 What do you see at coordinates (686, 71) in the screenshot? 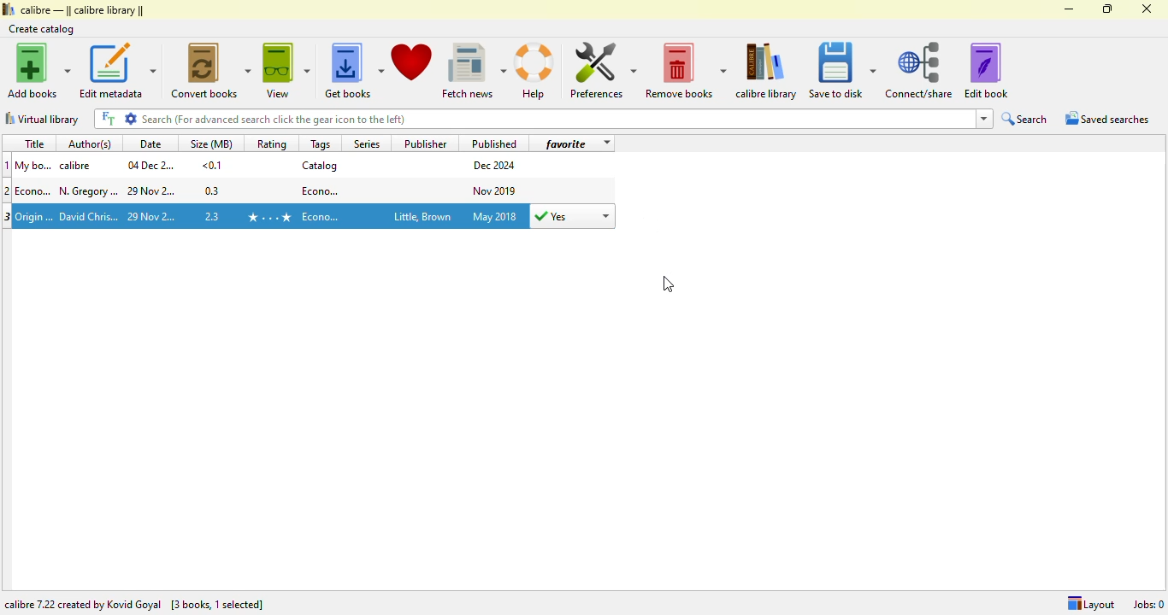
I see `remove books` at bounding box center [686, 71].